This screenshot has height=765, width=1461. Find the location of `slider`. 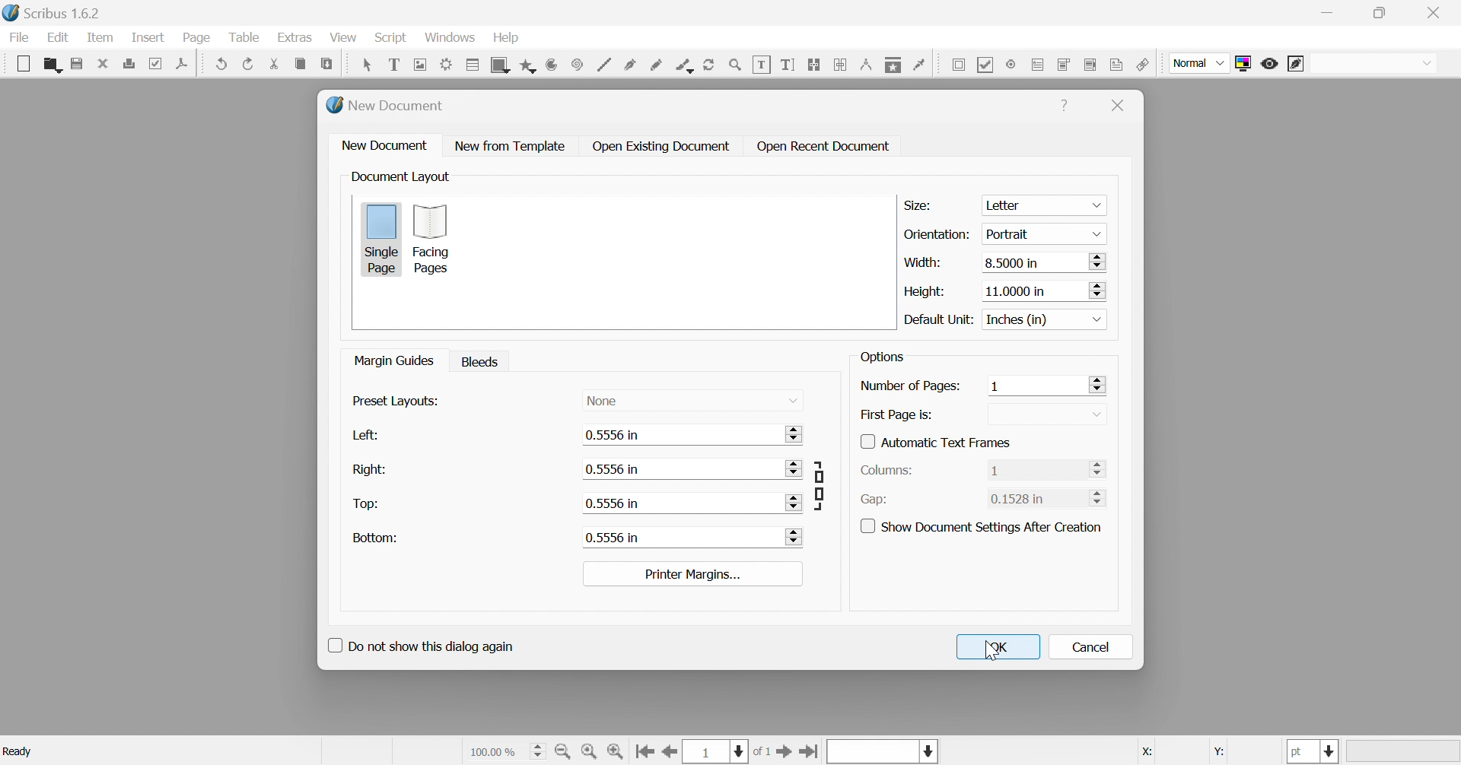

slider is located at coordinates (797, 502).